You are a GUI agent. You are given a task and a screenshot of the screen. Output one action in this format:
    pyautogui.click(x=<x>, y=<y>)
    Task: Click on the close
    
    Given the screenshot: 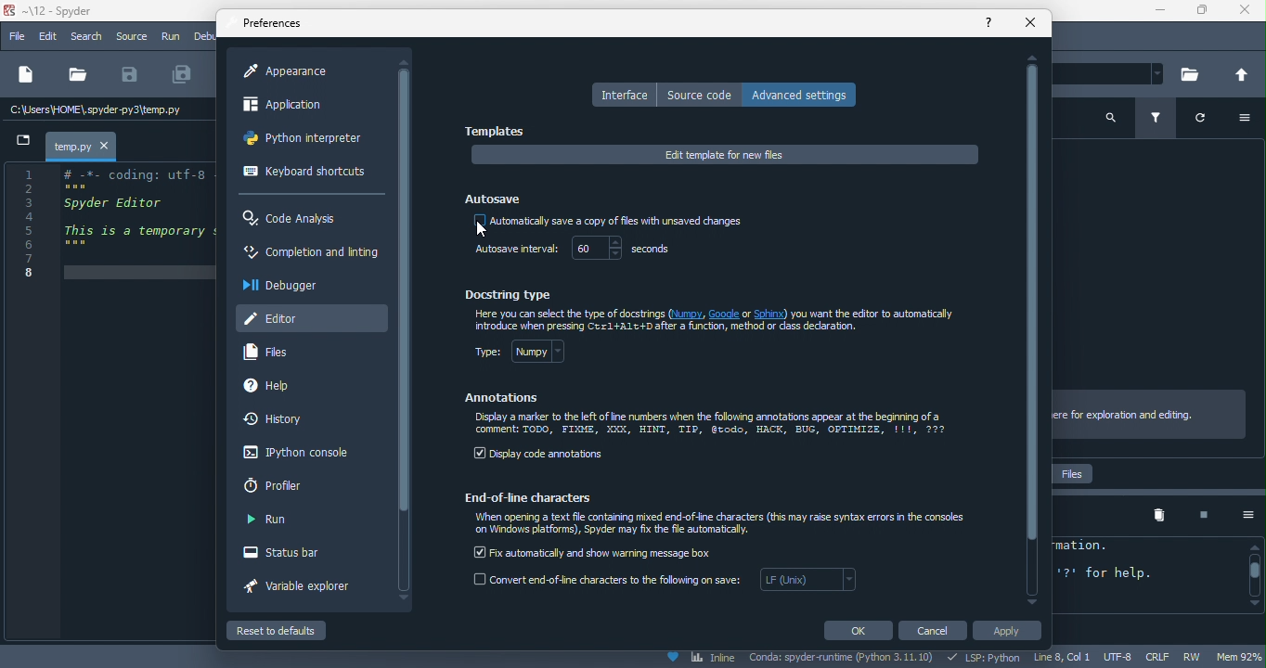 What is the action you would take?
    pyautogui.click(x=1245, y=13)
    